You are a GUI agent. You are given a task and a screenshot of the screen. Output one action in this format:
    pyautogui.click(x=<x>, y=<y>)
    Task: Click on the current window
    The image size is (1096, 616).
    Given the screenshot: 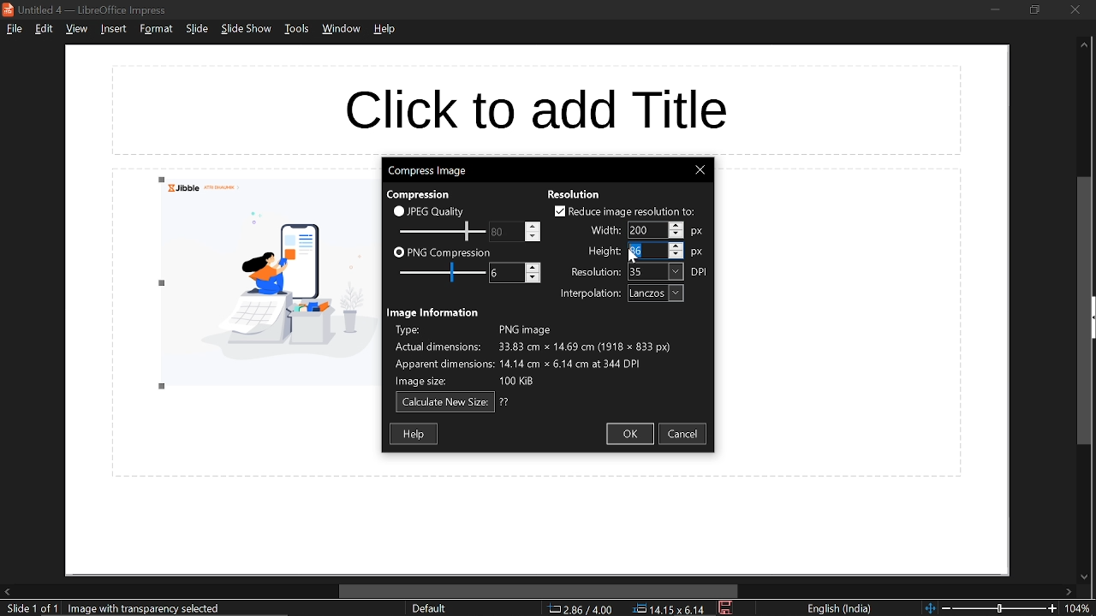 What is the action you would take?
    pyautogui.click(x=89, y=9)
    